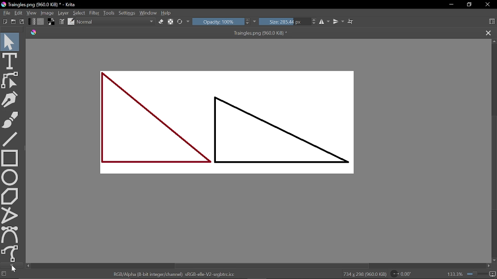 This screenshot has height=279, width=497. What do you see at coordinates (149, 12) in the screenshot?
I see `Window` at bounding box center [149, 12].